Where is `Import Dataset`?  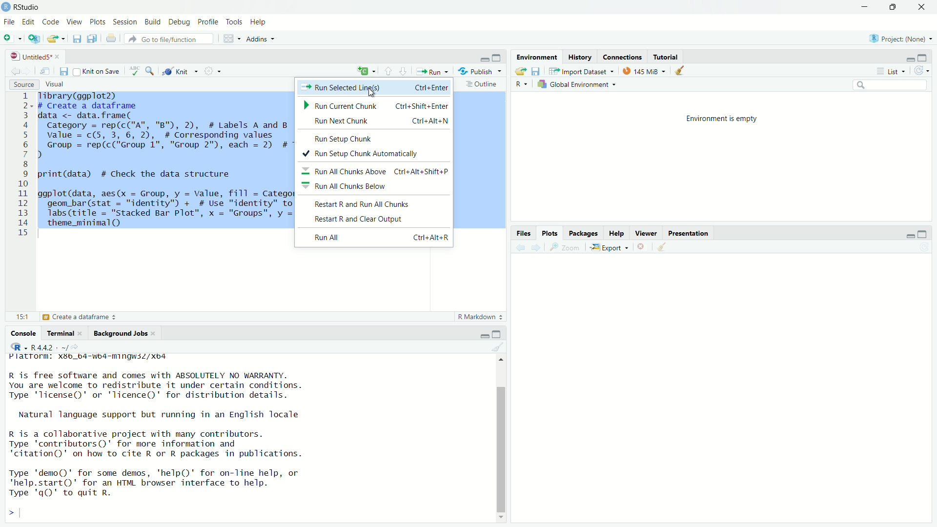 Import Dataset is located at coordinates (582, 71).